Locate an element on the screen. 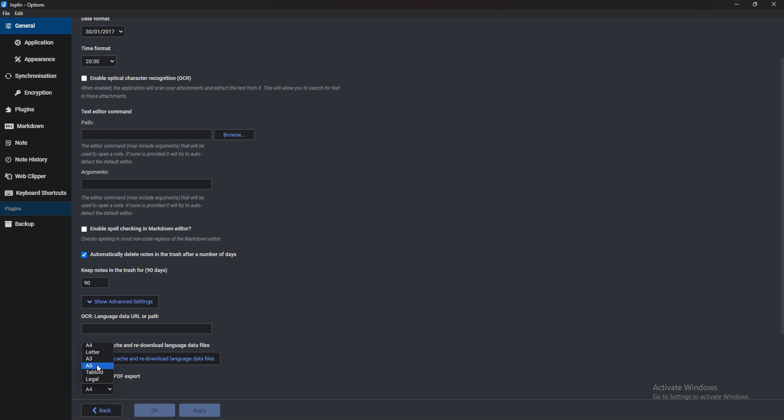 This screenshot has height=420, width=784. arguments is located at coordinates (145, 185).